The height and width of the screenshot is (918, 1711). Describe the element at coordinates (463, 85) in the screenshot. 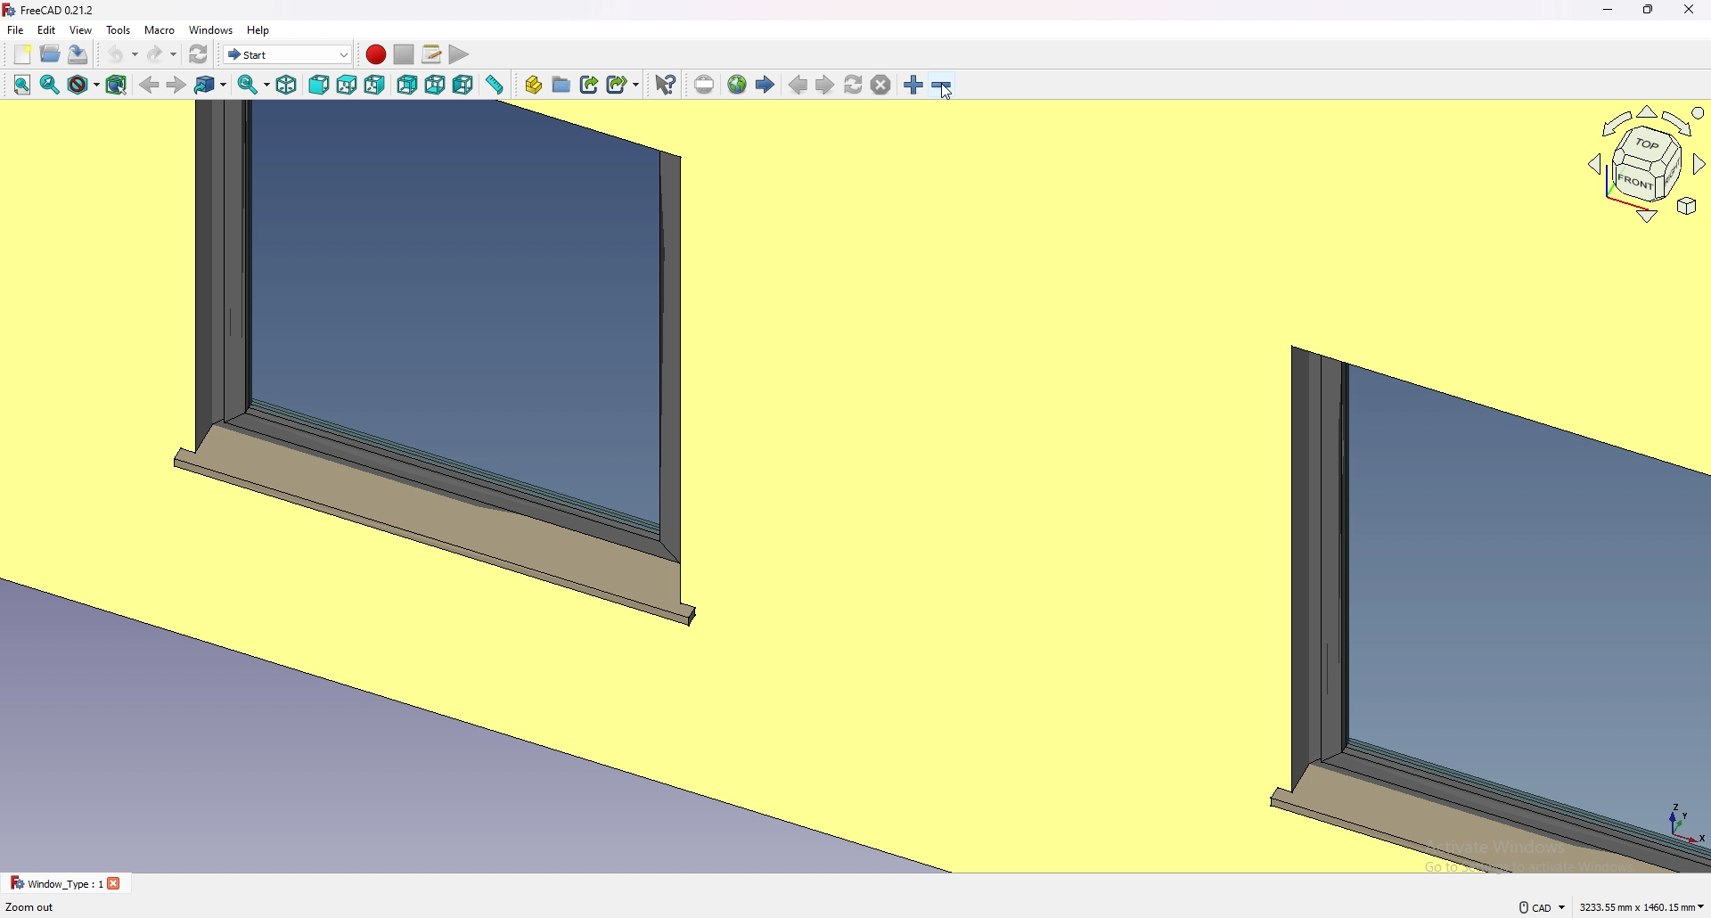

I see `left` at that location.